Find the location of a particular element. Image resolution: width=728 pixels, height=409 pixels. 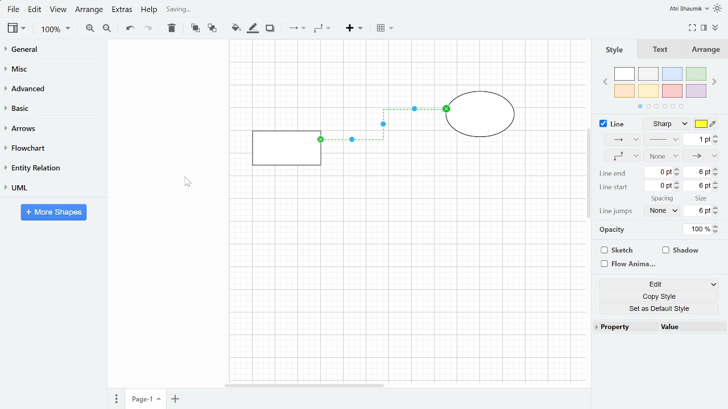

Decrease line jump spacing is located at coordinates (718, 214).